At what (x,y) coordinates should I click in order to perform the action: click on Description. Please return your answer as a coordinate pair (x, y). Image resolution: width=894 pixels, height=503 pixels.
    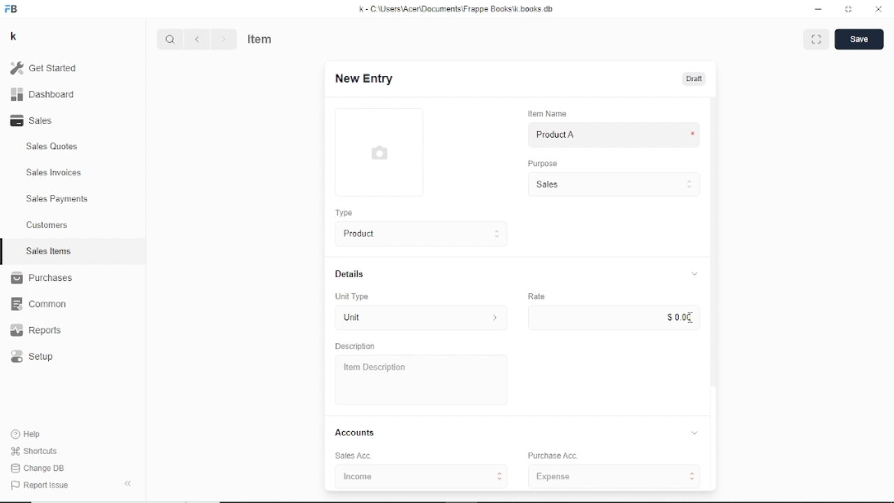
    Looking at the image, I should click on (356, 347).